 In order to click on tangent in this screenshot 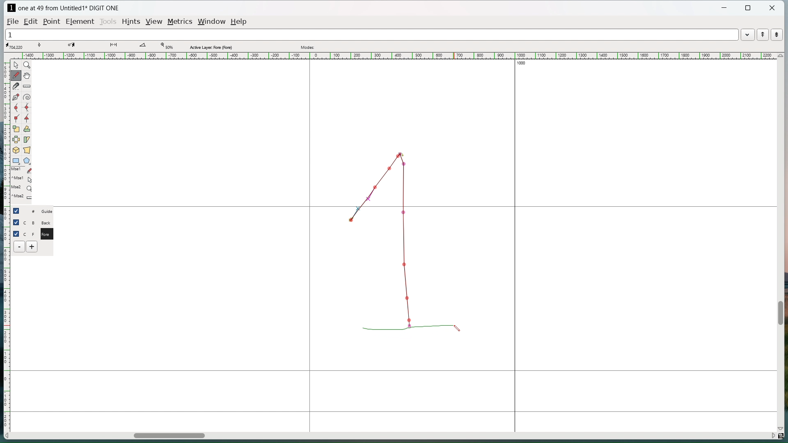, I will do `click(48, 46)`.